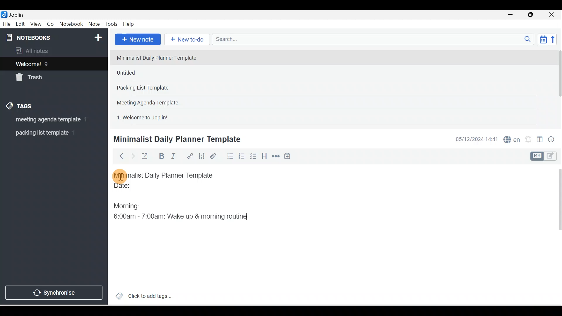  Describe the element at coordinates (137, 40) in the screenshot. I see `New note` at that location.